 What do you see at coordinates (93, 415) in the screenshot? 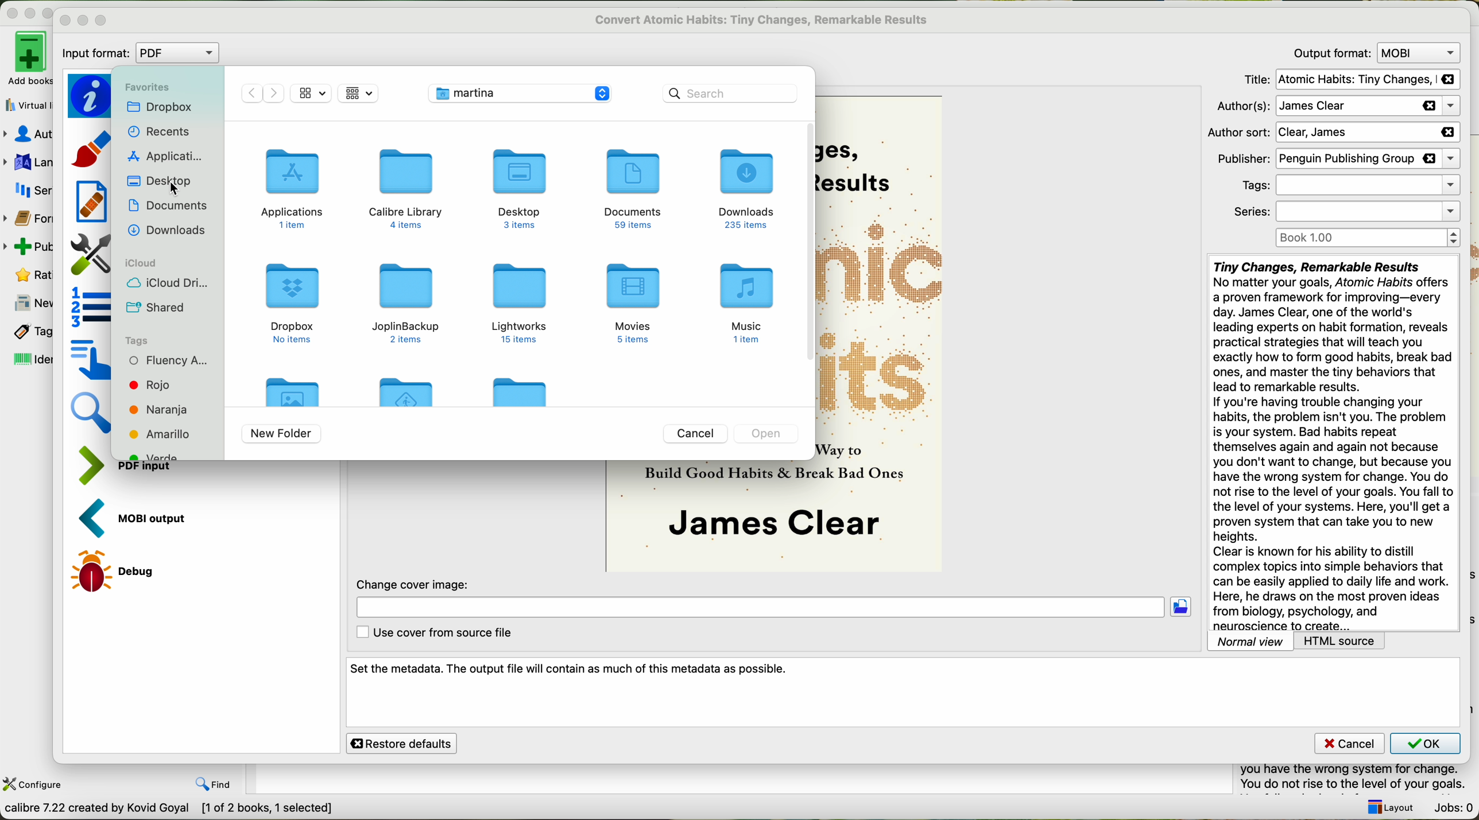
I see `search and replace` at bounding box center [93, 415].